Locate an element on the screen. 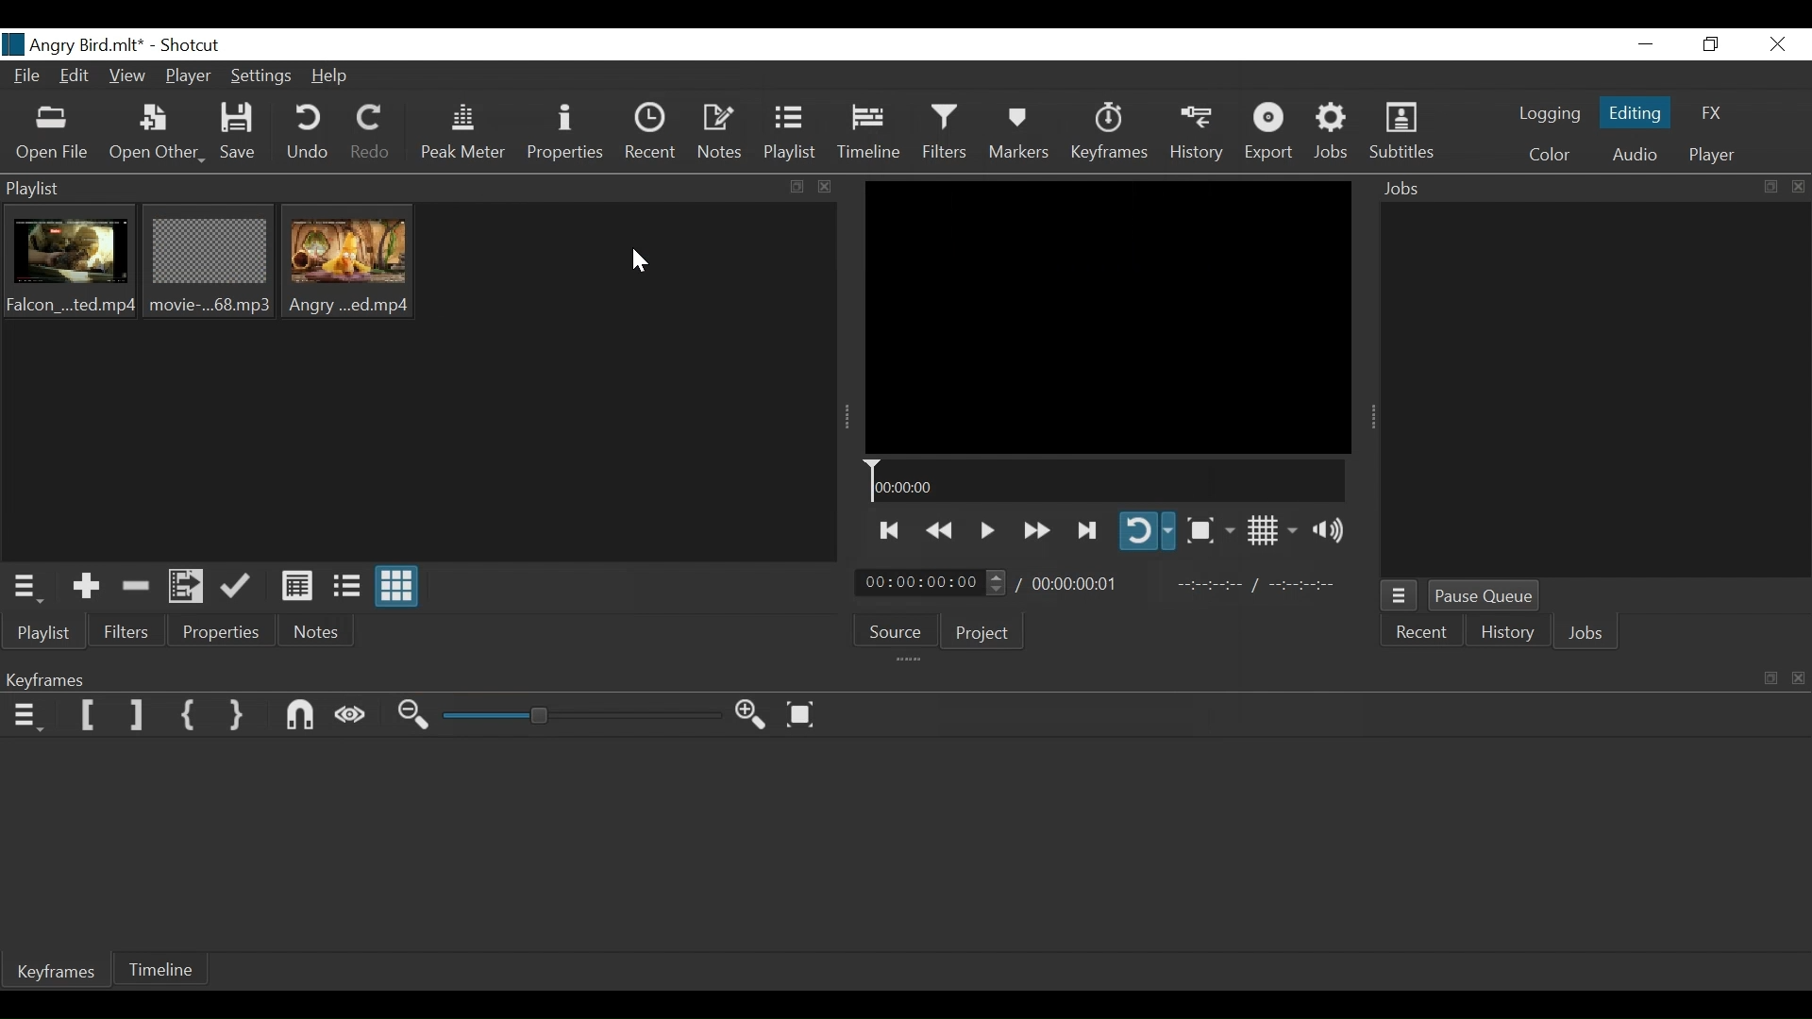 The width and height of the screenshot is (1812, 1019). Audio is located at coordinates (1634, 153).